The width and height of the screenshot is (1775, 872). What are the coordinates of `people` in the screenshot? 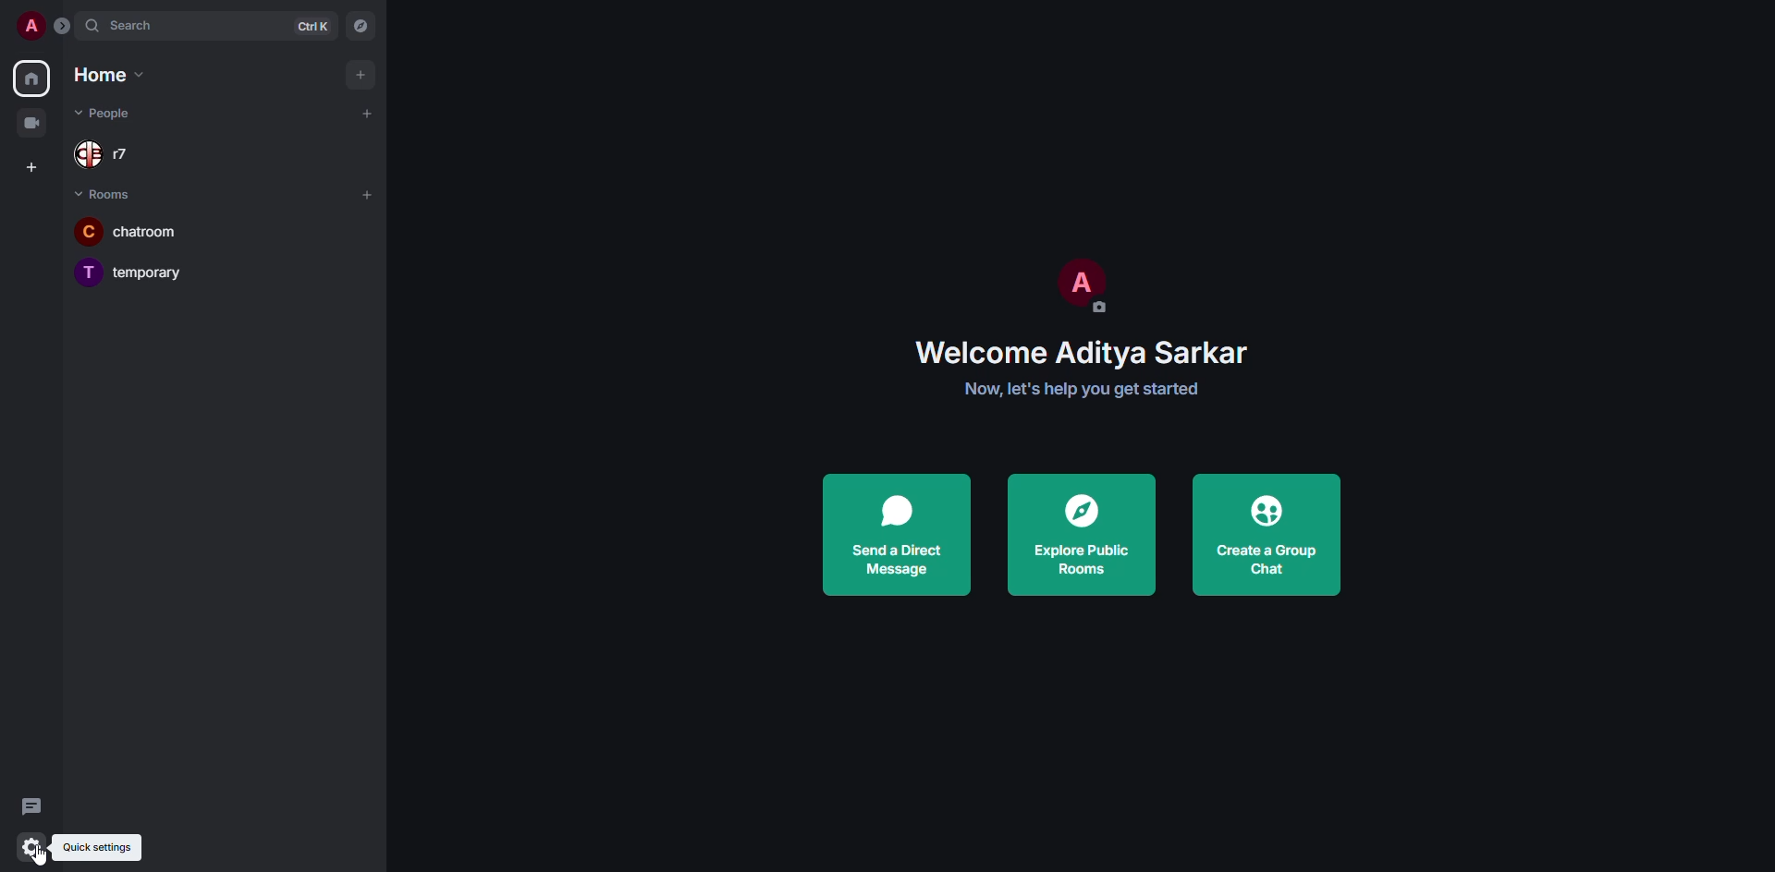 It's located at (117, 156).